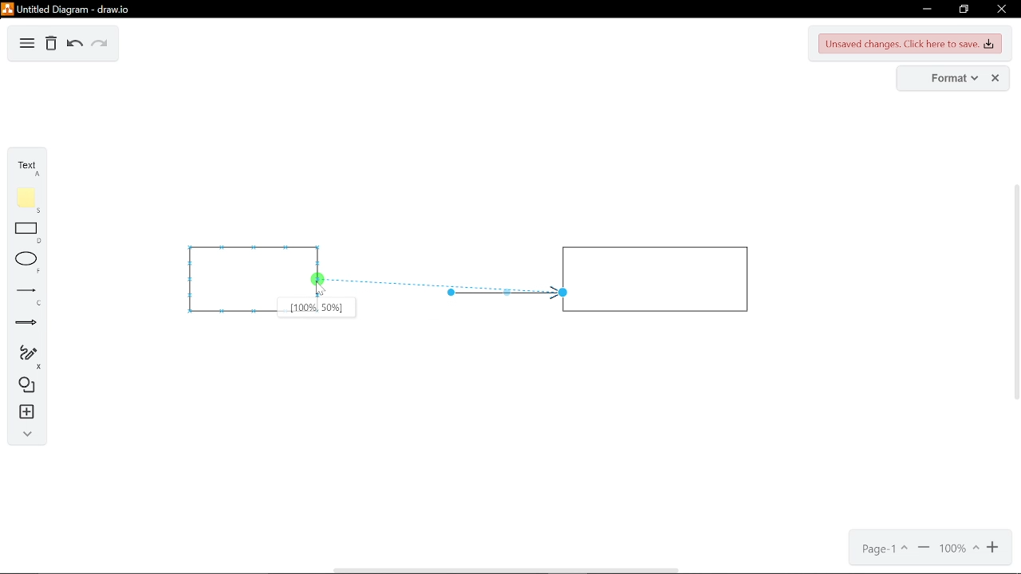 Image resolution: width=1021 pixels, height=574 pixels. I want to click on restore down, so click(964, 10).